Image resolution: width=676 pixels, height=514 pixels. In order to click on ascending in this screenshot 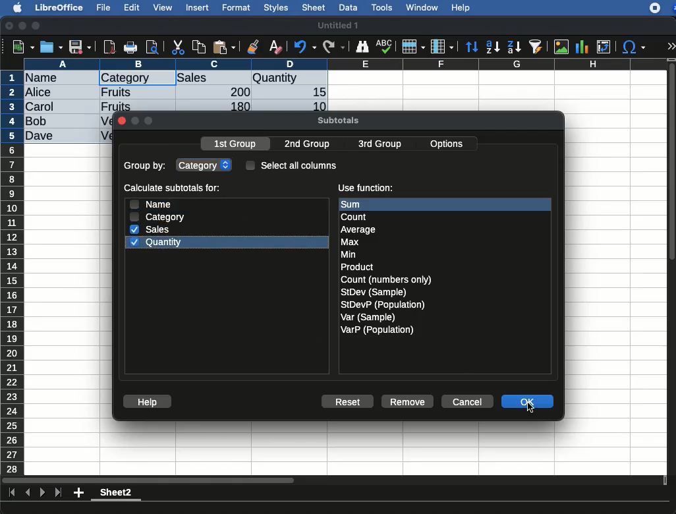, I will do `click(493, 46)`.